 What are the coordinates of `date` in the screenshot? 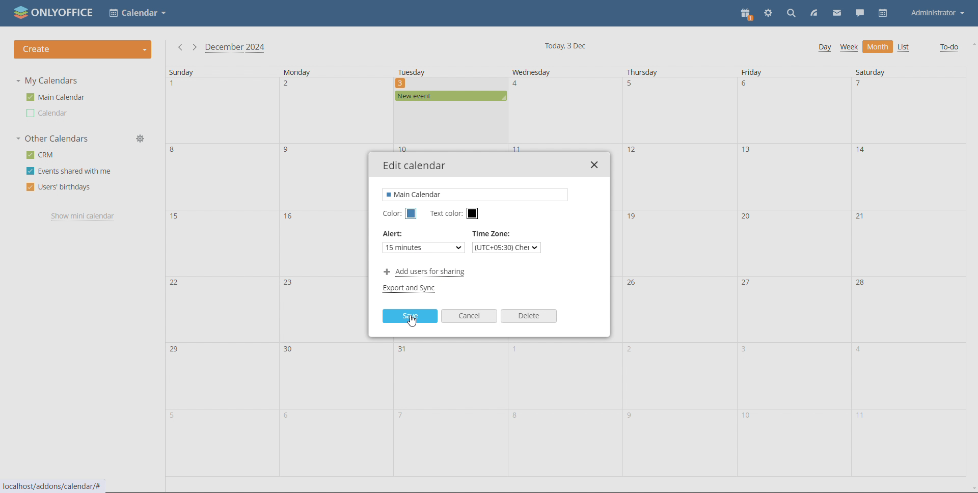 It's located at (336, 111).